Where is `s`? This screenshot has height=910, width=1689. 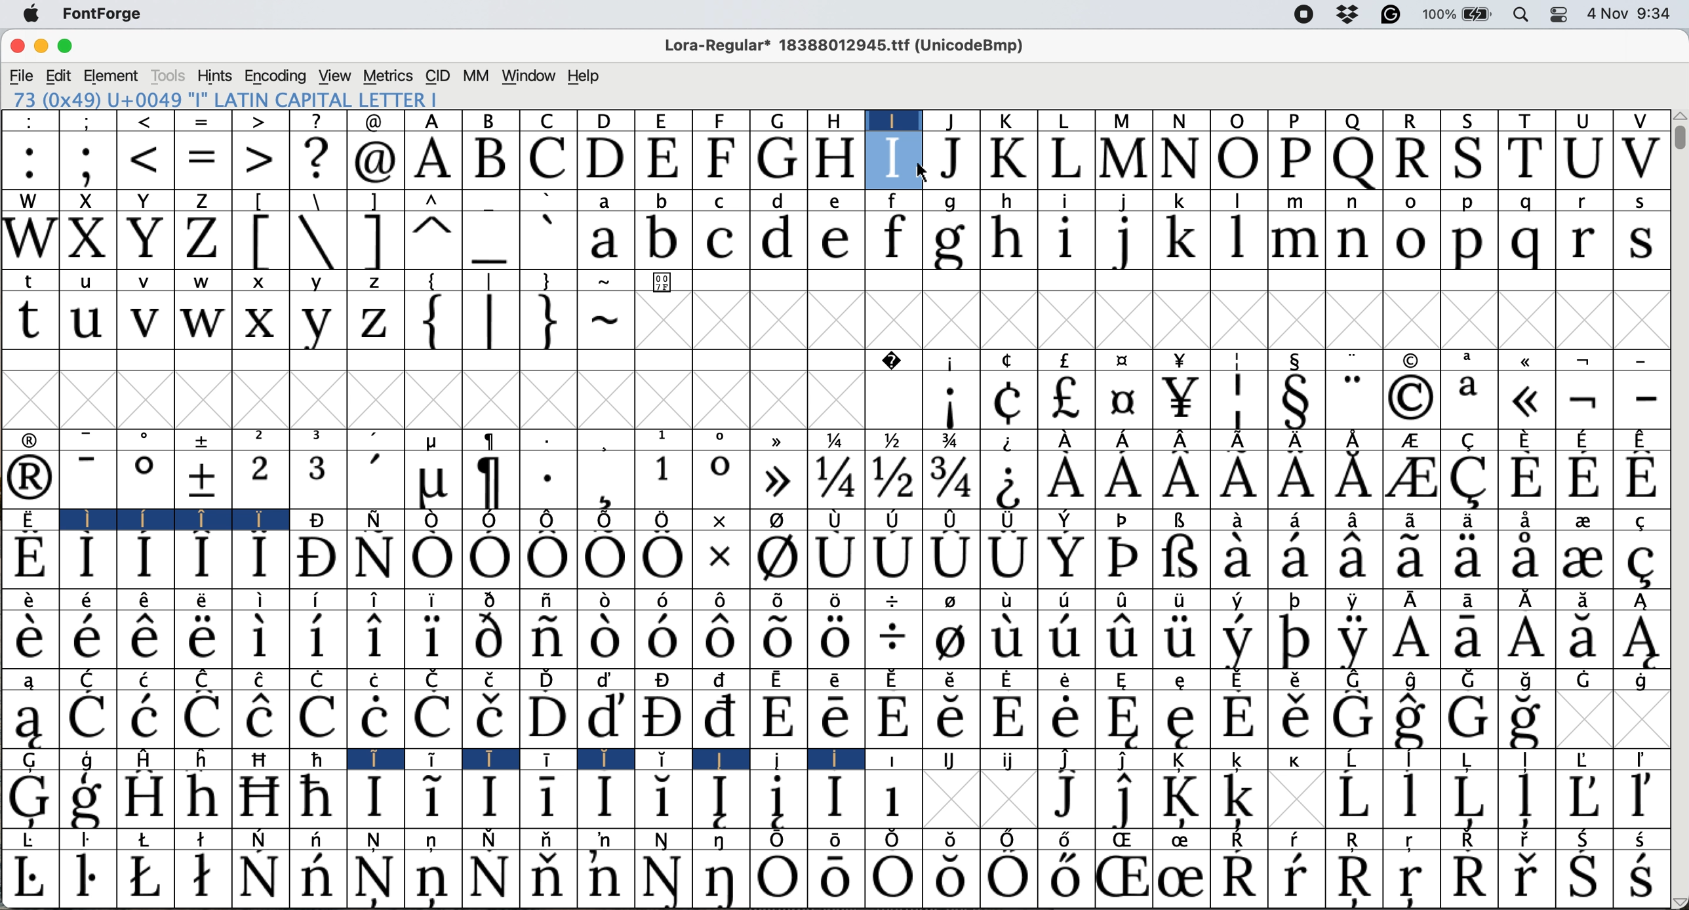 s is located at coordinates (1643, 203).